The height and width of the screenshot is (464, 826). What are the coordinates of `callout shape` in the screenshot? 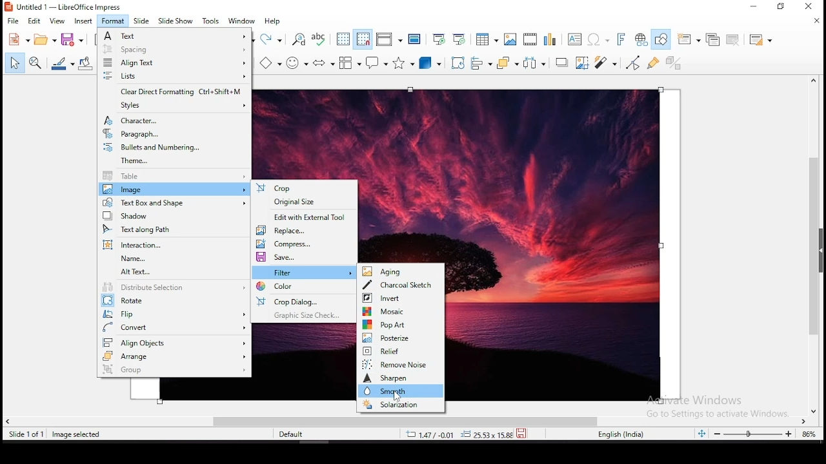 It's located at (377, 65).